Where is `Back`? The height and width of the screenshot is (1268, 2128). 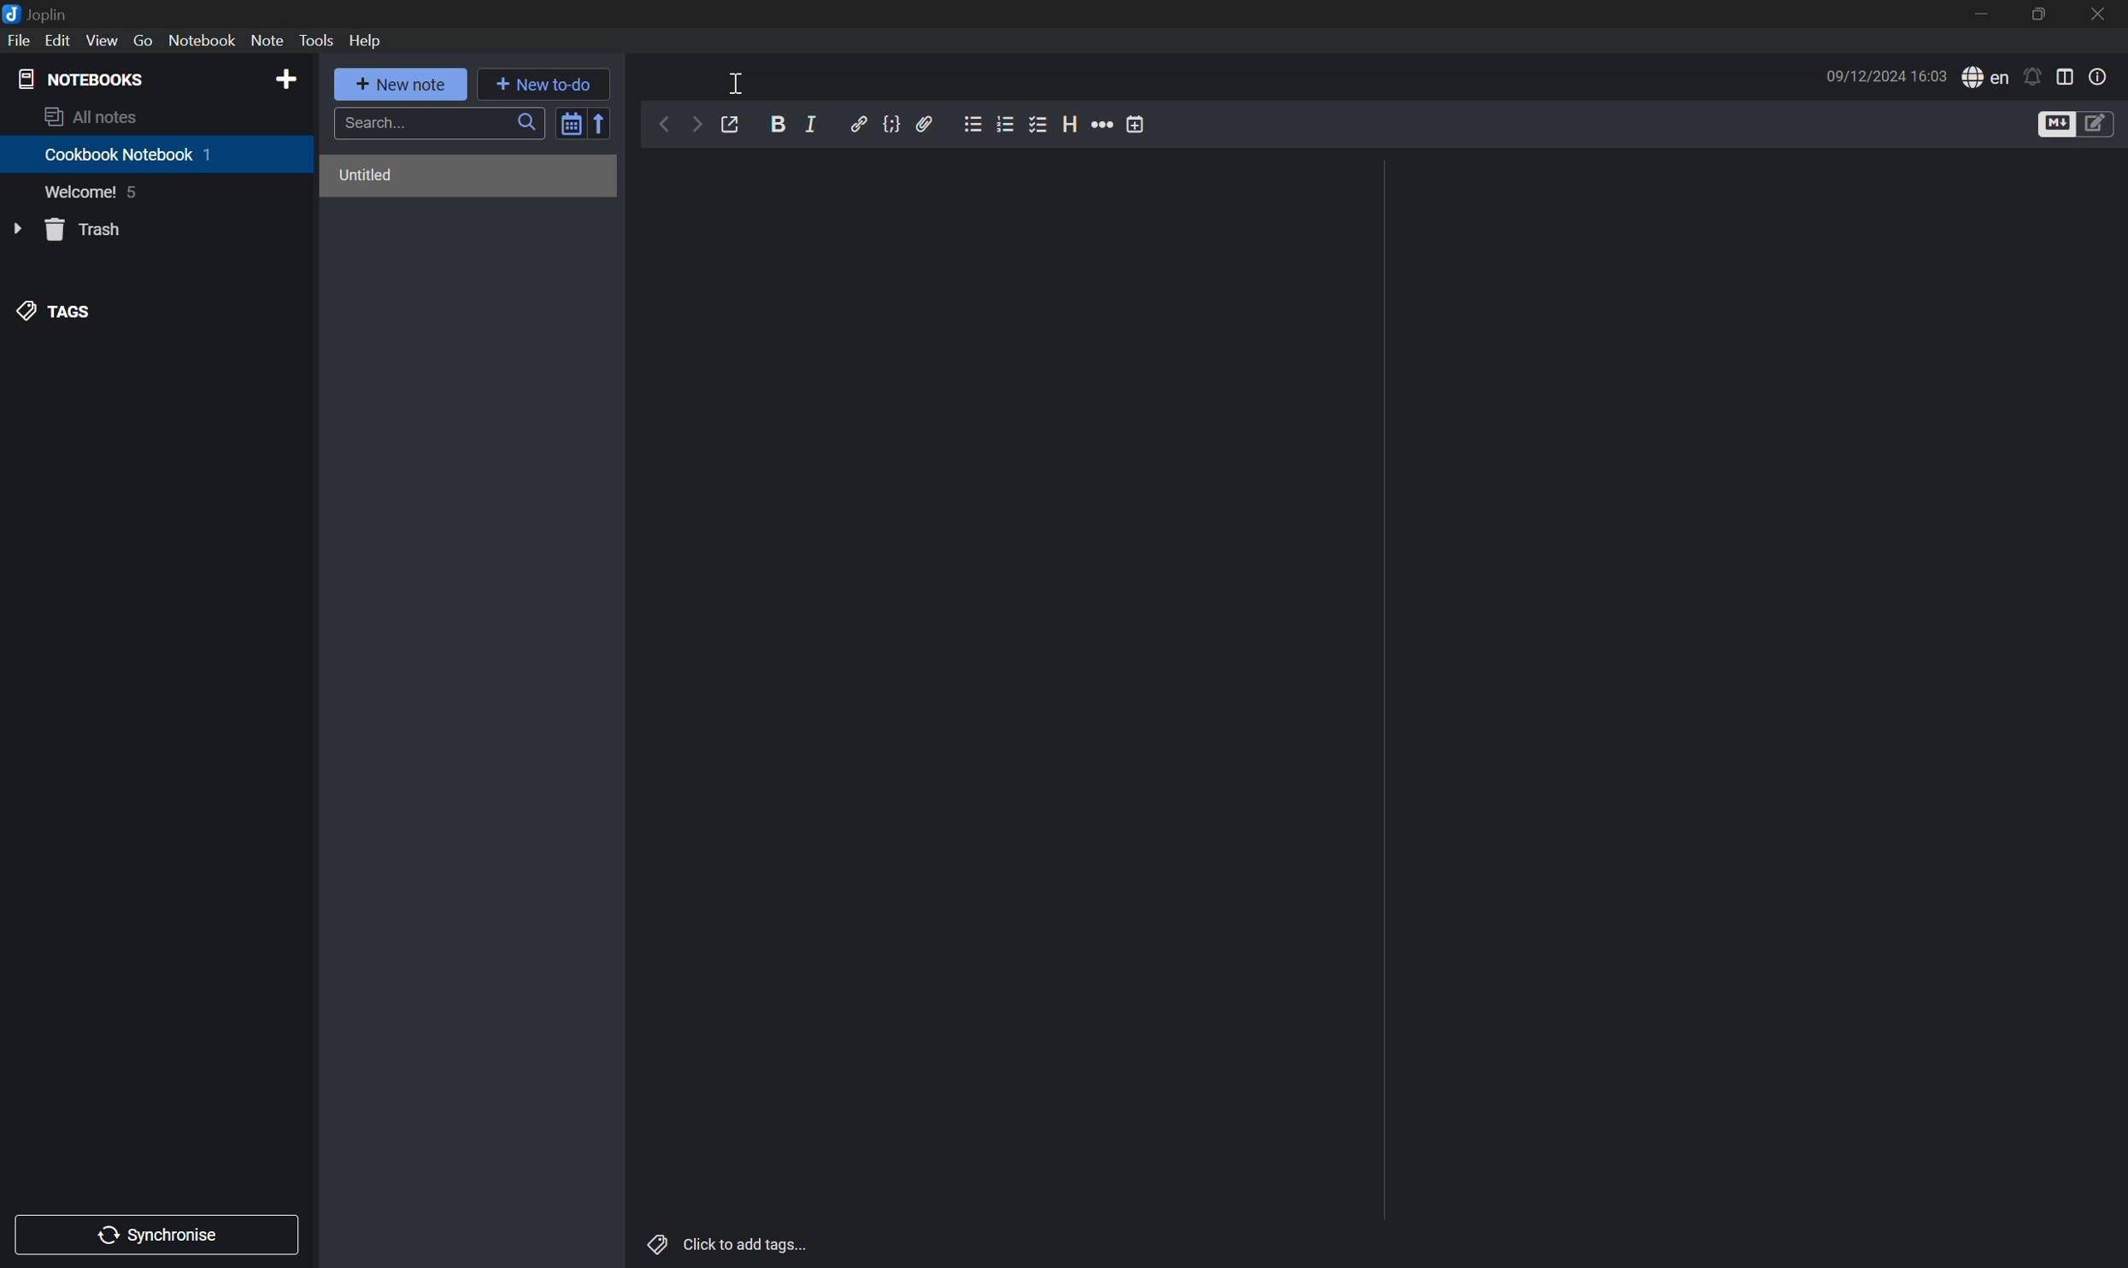
Back is located at coordinates (662, 125).